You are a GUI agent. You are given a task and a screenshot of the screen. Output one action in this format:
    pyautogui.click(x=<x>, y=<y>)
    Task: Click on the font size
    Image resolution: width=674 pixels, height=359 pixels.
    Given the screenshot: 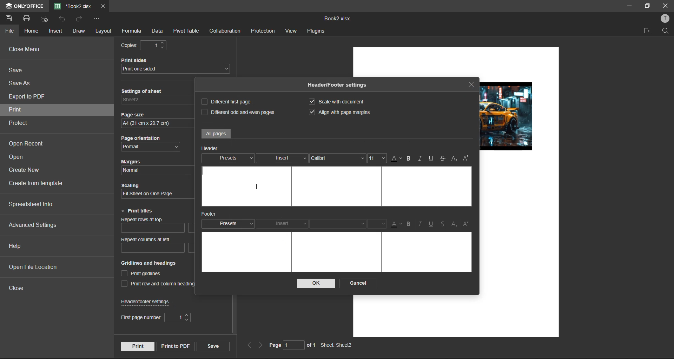 What is the action you would take?
    pyautogui.click(x=377, y=158)
    